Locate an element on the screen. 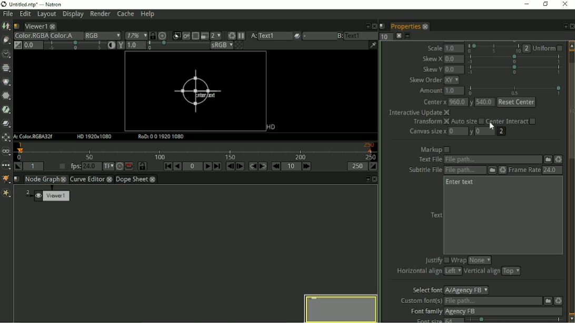 The width and height of the screenshot is (575, 323). 1.0 is located at coordinates (454, 92).